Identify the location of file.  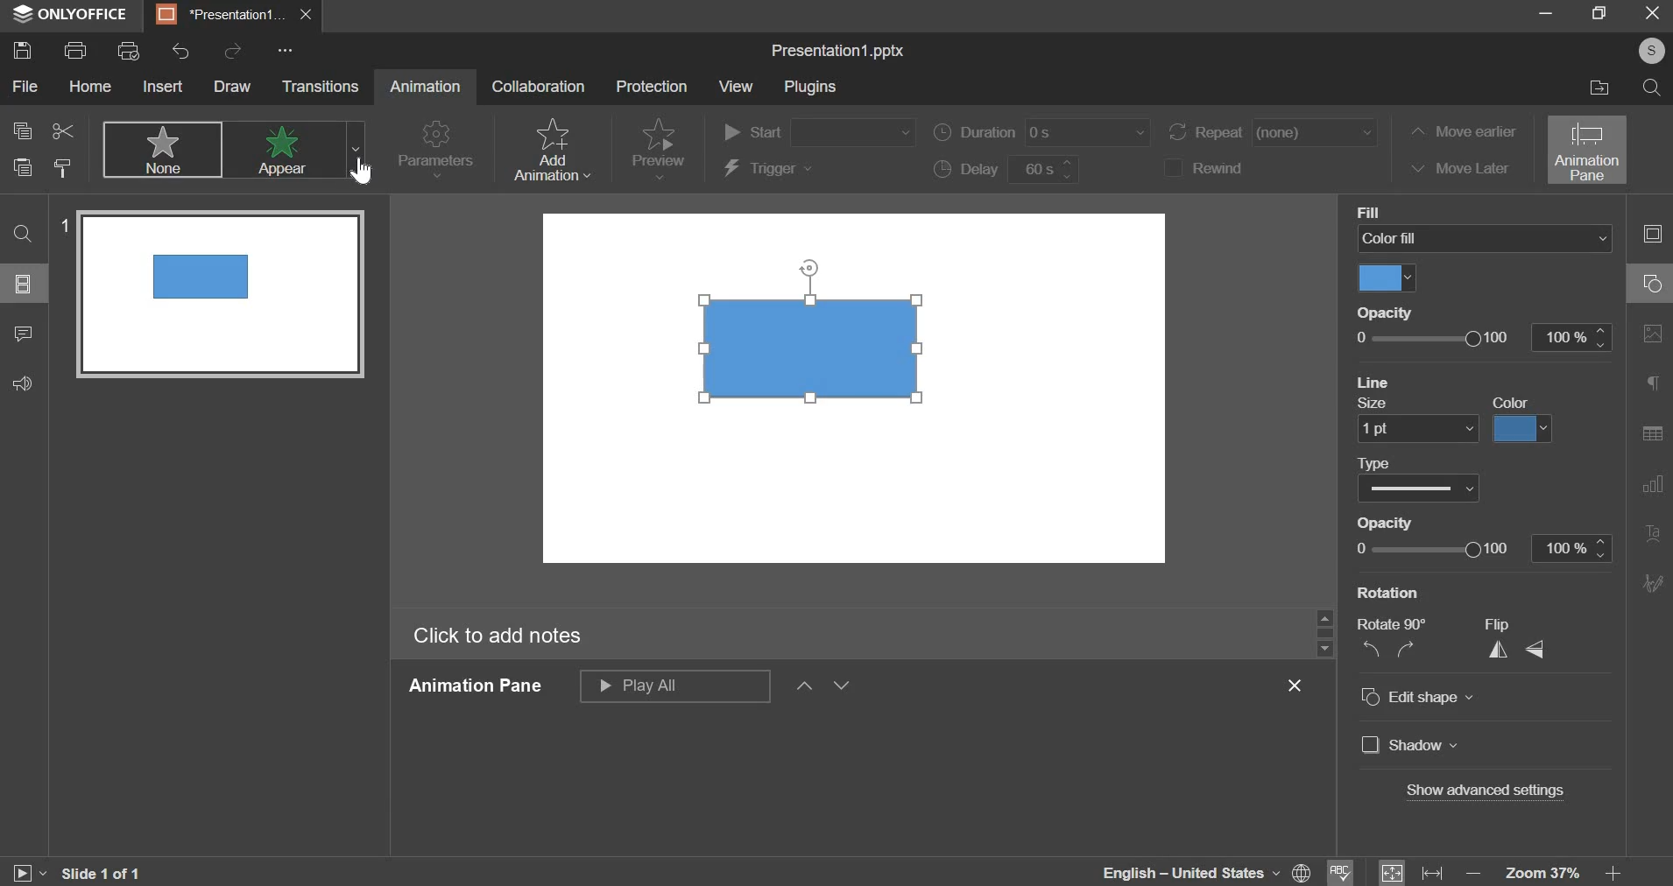
(25, 86).